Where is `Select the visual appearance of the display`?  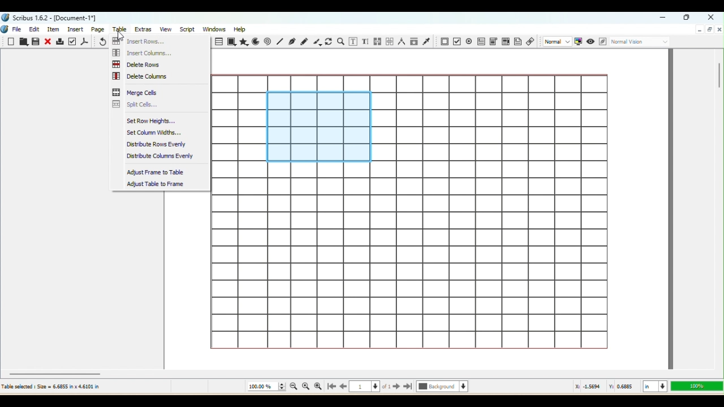 Select the visual appearance of the display is located at coordinates (641, 42).